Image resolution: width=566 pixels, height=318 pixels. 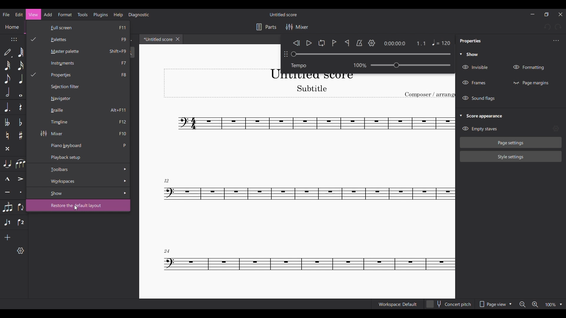 What do you see at coordinates (529, 67) in the screenshot?
I see `Formatting` at bounding box center [529, 67].